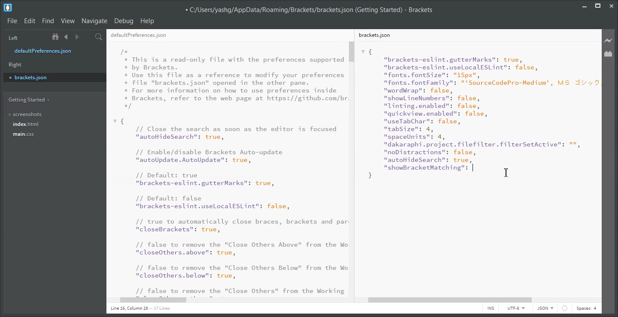 Image resolution: width=618 pixels, height=317 pixels. What do you see at coordinates (26, 113) in the screenshot?
I see `screenshots` at bounding box center [26, 113].